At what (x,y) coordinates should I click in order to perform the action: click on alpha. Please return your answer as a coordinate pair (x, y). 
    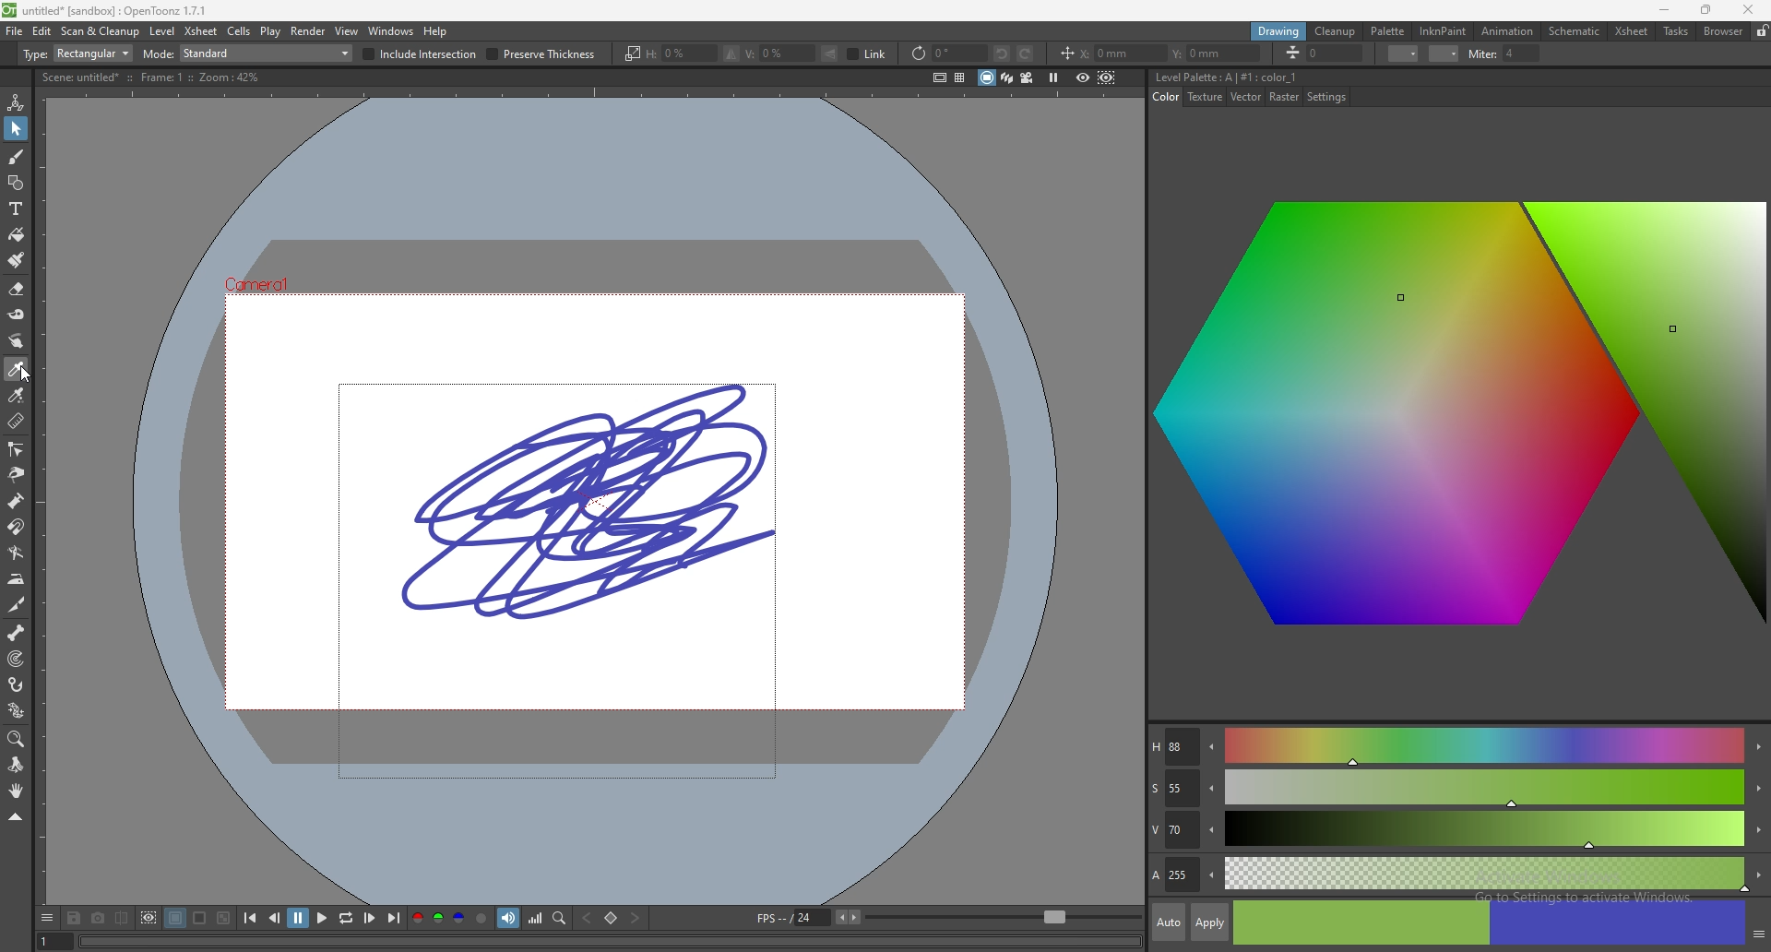
    Looking at the image, I should click on (1458, 873).